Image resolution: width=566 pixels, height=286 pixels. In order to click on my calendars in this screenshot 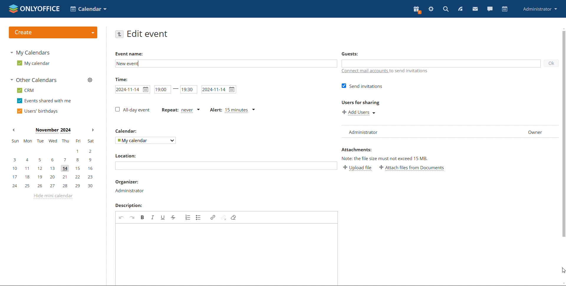, I will do `click(30, 53)`.